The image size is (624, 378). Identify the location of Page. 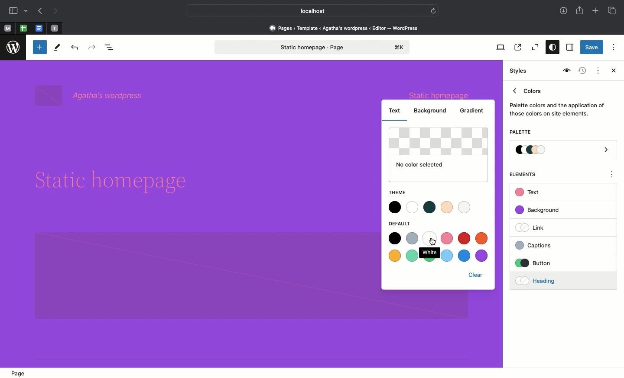
(19, 372).